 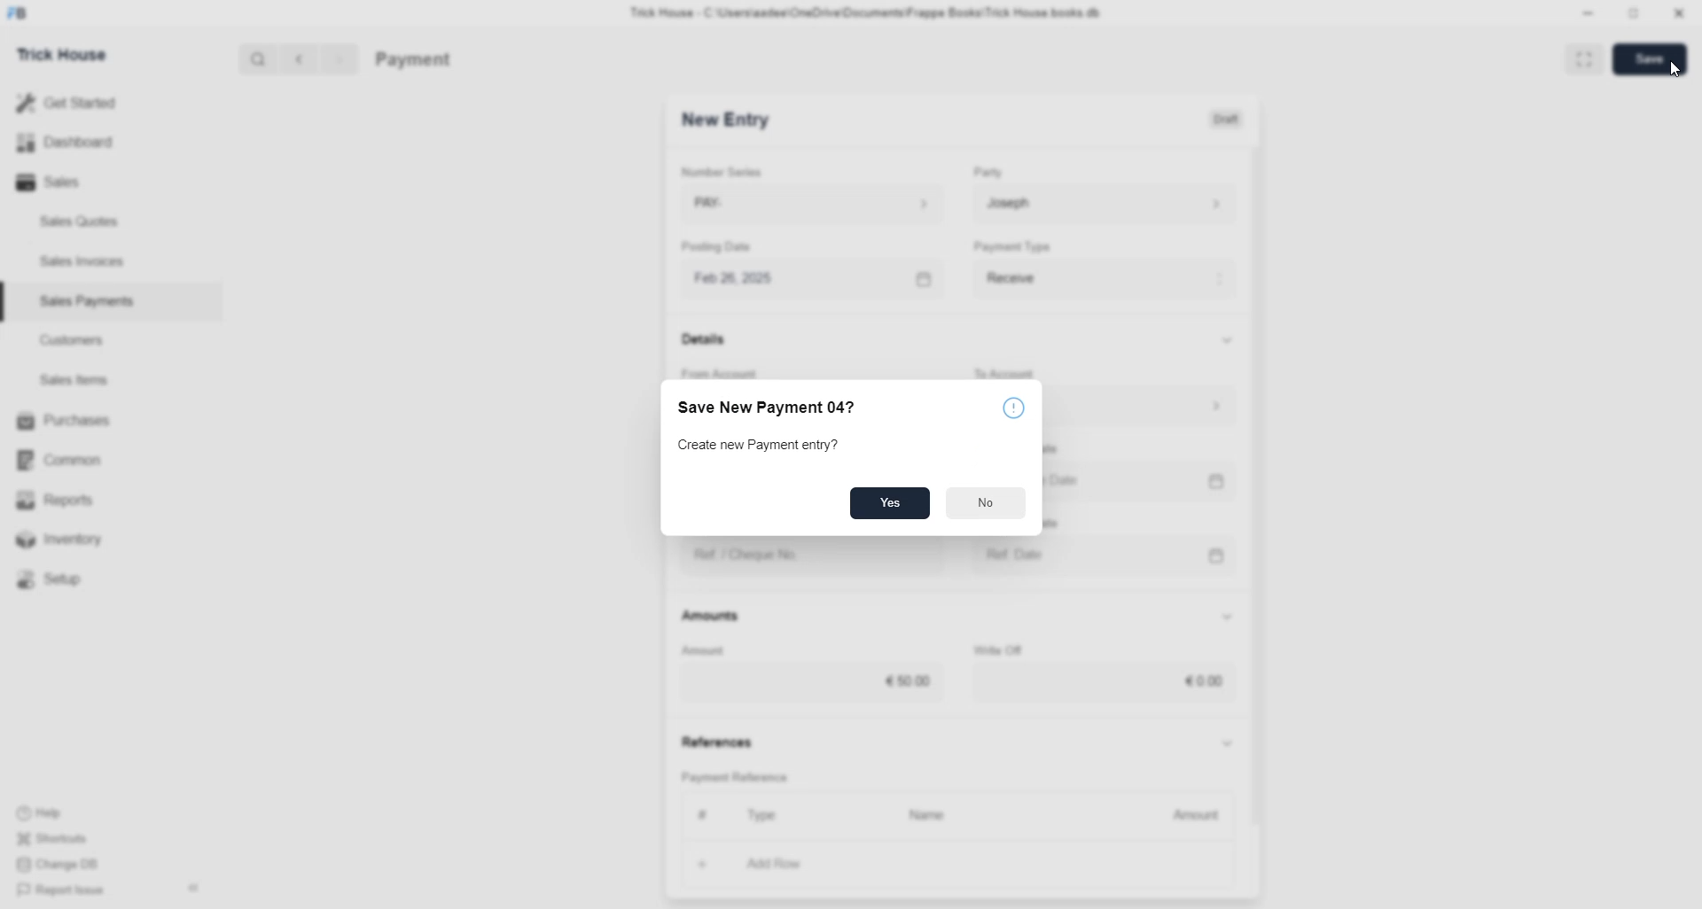 I want to click on Show/Hide, so click(x=1228, y=339).